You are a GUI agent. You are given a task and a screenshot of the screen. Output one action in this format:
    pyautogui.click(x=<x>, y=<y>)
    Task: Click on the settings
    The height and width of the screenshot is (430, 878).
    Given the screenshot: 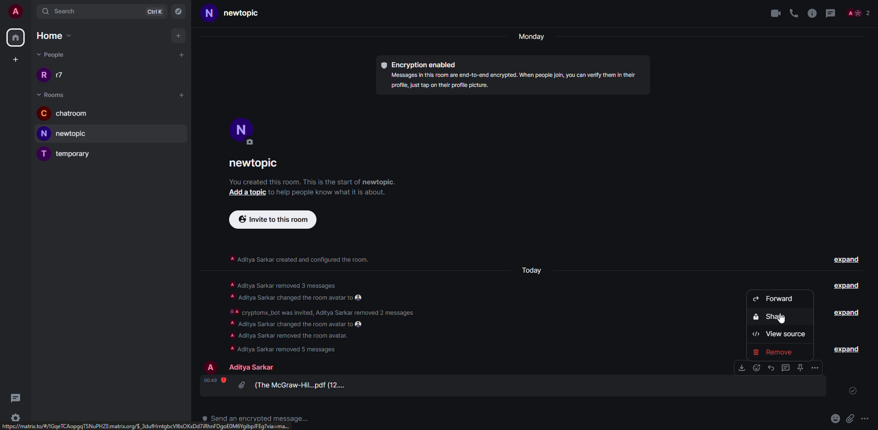 What is the action you would take?
    pyautogui.click(x=14, y=417)
    